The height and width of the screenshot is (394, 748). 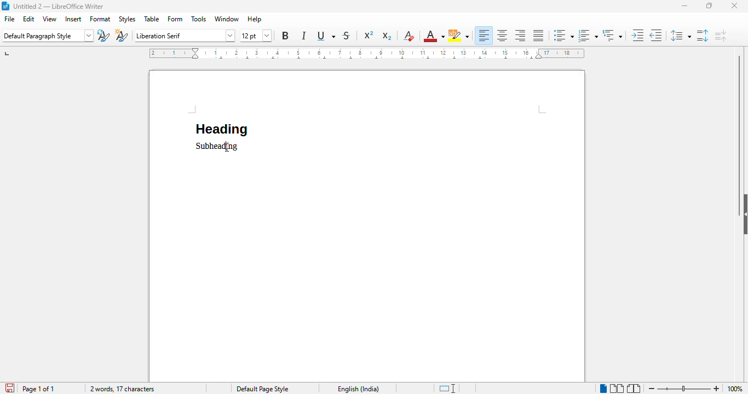 I want to click on font name, so click(x=185, y=36).